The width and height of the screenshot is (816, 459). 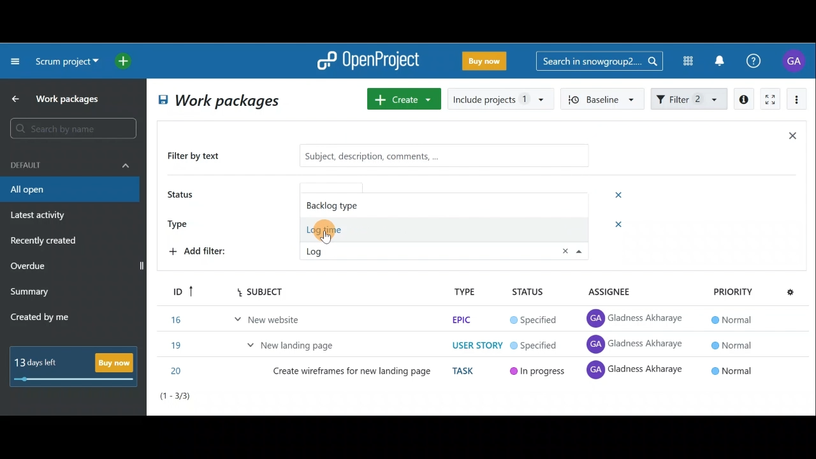 I want to click on Default, so click(x=70, y=164).